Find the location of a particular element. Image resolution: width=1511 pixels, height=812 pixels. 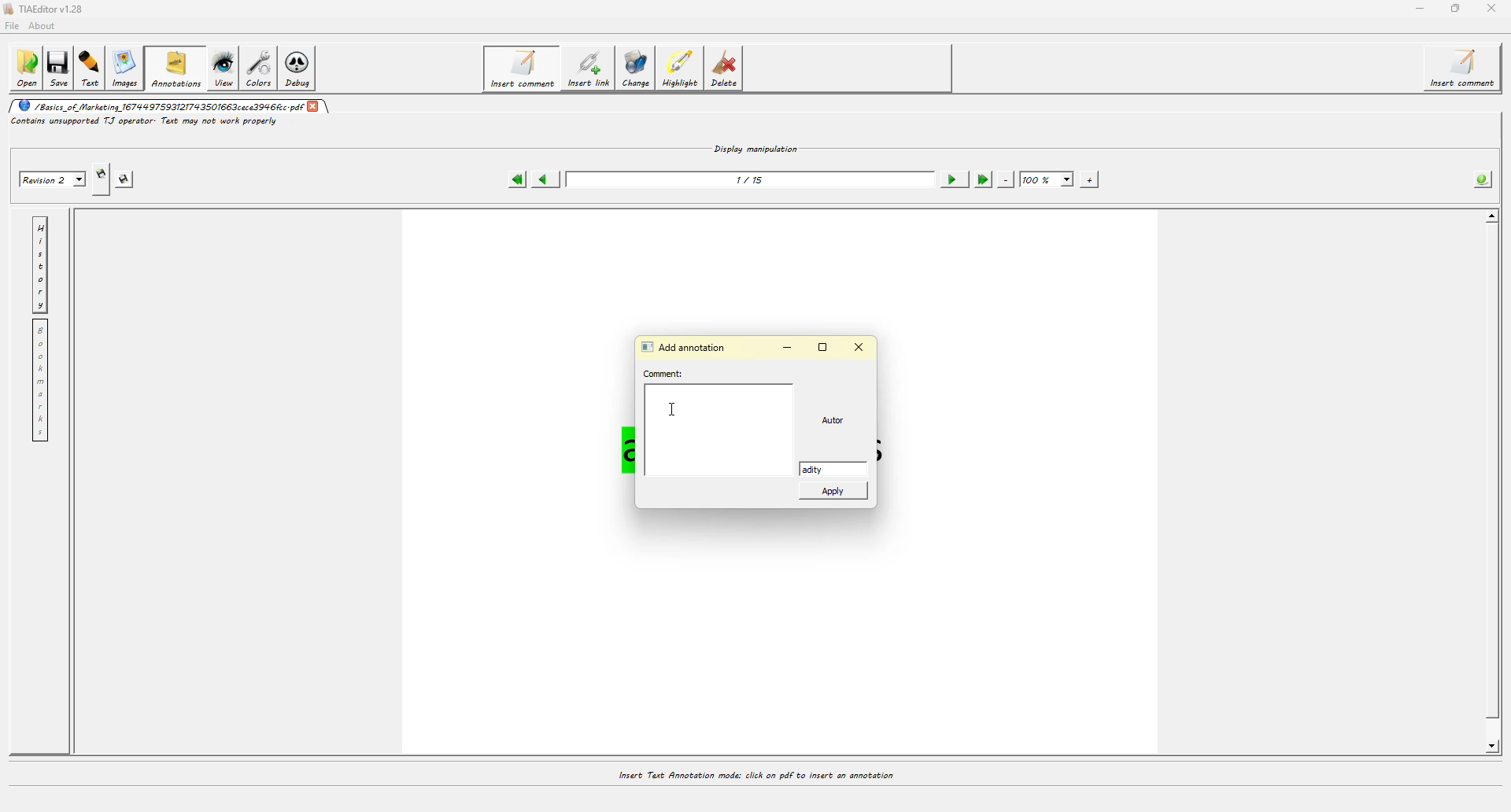

Revision 2 is located at coordinates (50, 178).